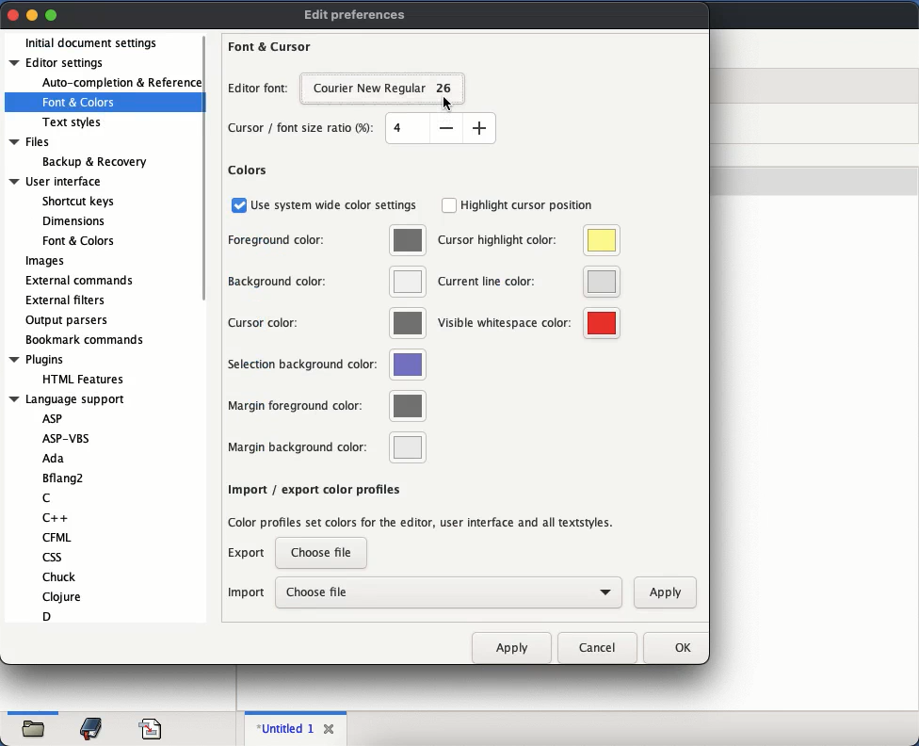 Image resolution: width=919 pixels, height=746 pixels. I want to click on maximize, so click(53, 14).